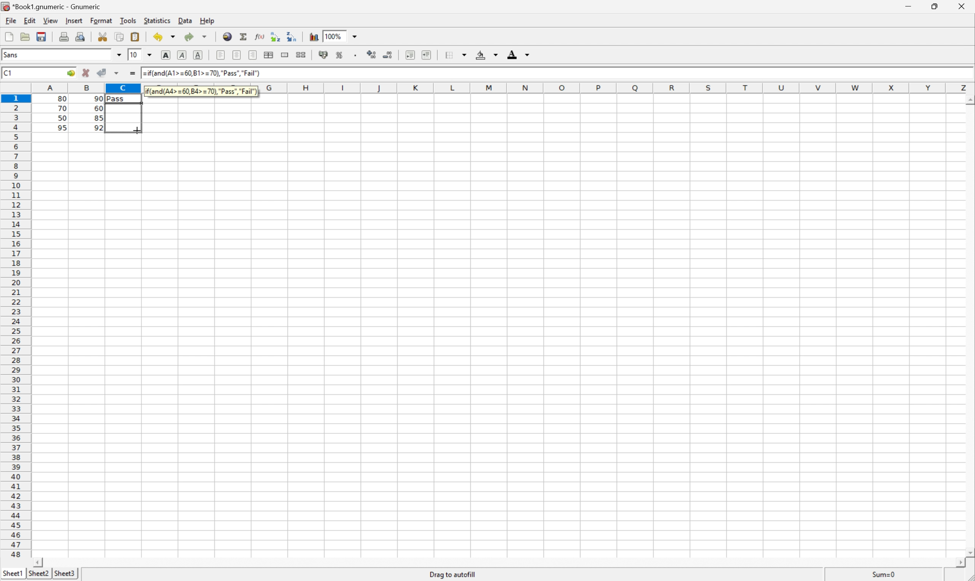  Describe the element at coordinates (935, 5) in the screenshot. I see `Restore Down` at that location.